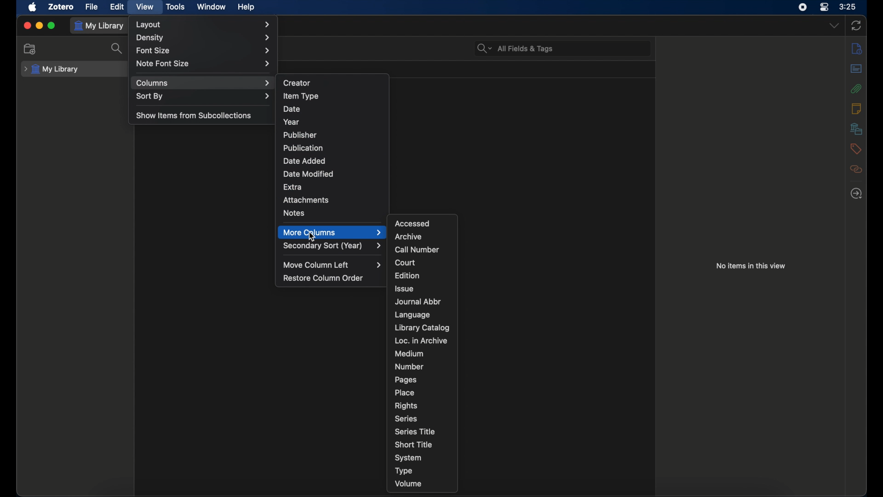 The height and width of the screenshot is (497, 883). I want to click on call number, so click(417, 250).